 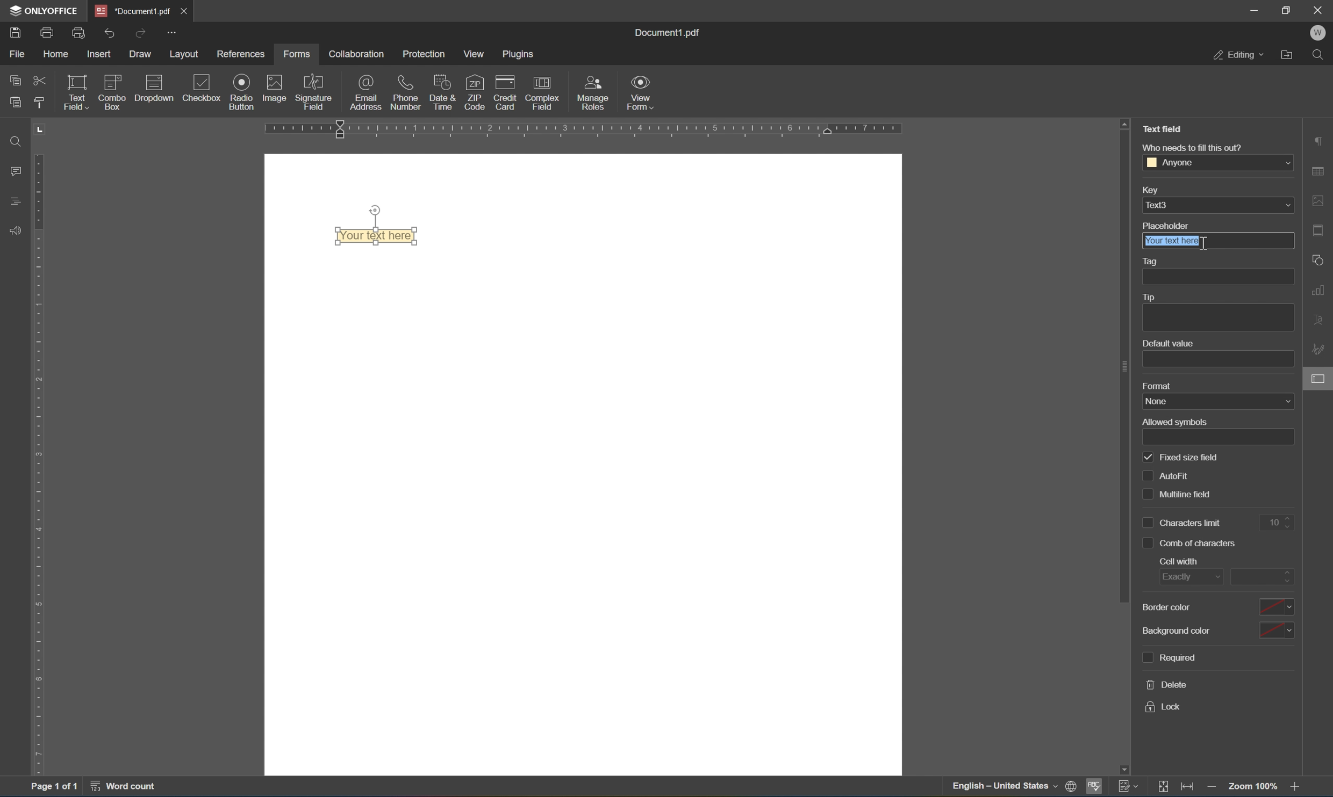 What do you see at coordinates (79, 33) in the screenshot?
I see `quick print` at bounding box center [79, 33].